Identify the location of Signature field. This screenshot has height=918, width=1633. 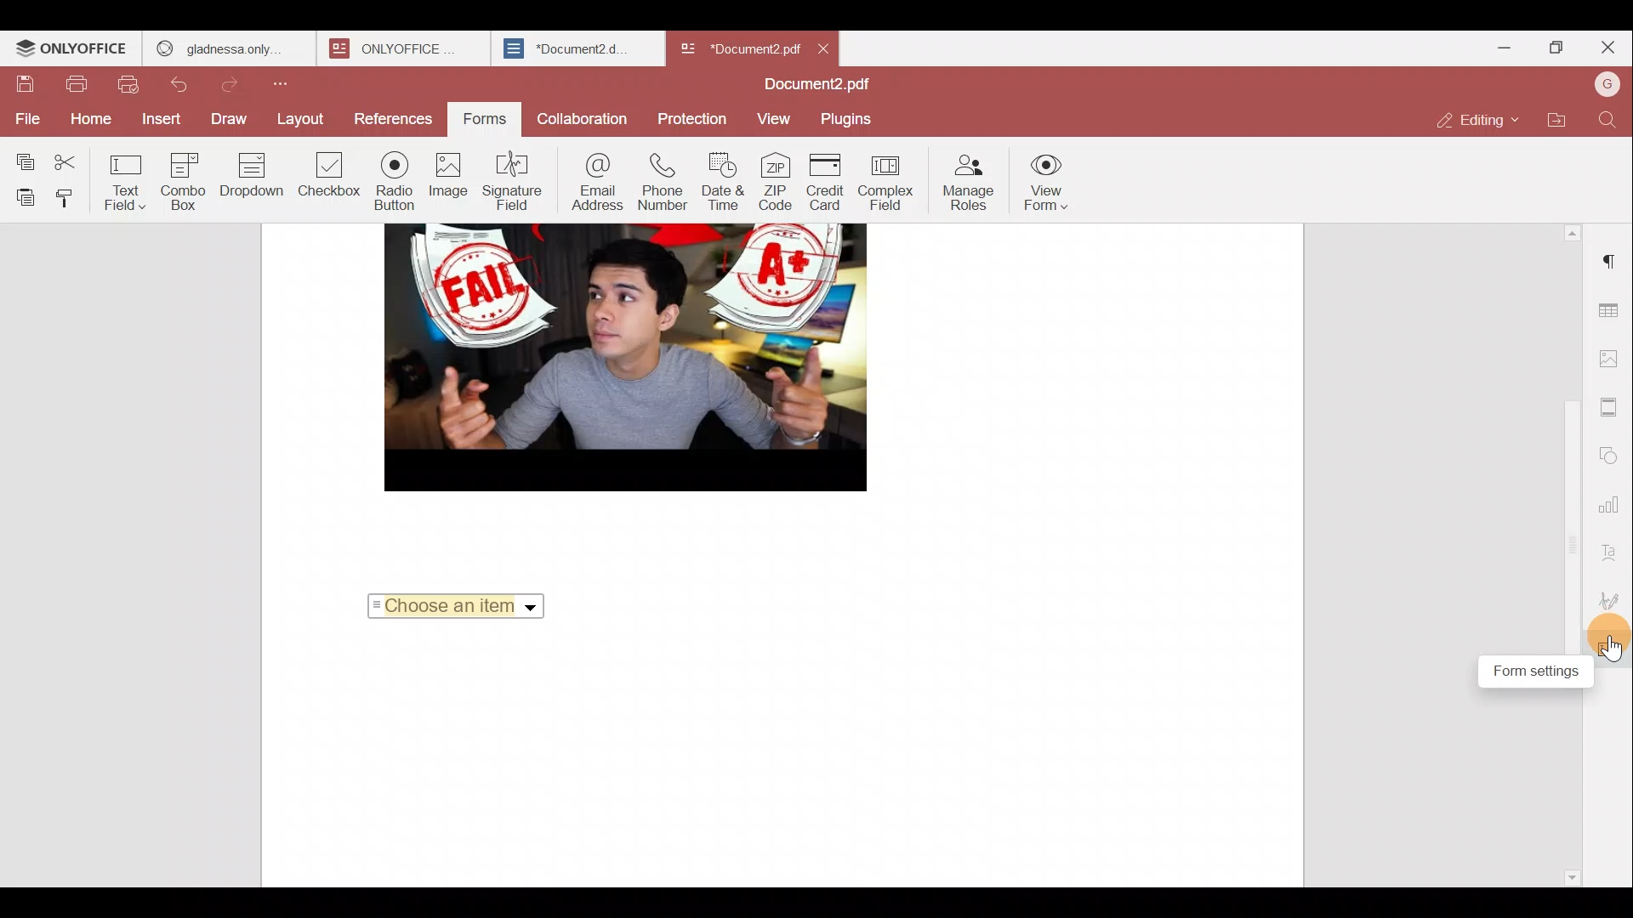
(512, 180).